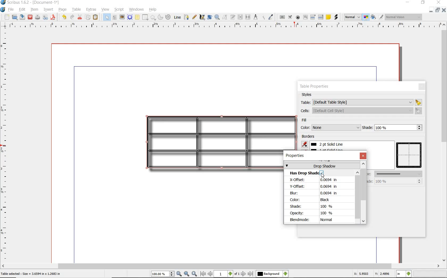 The image size is (447, 278). Describe the element at coordinates (430, 274) in the screenshot. I see `zoom factor` at that location.